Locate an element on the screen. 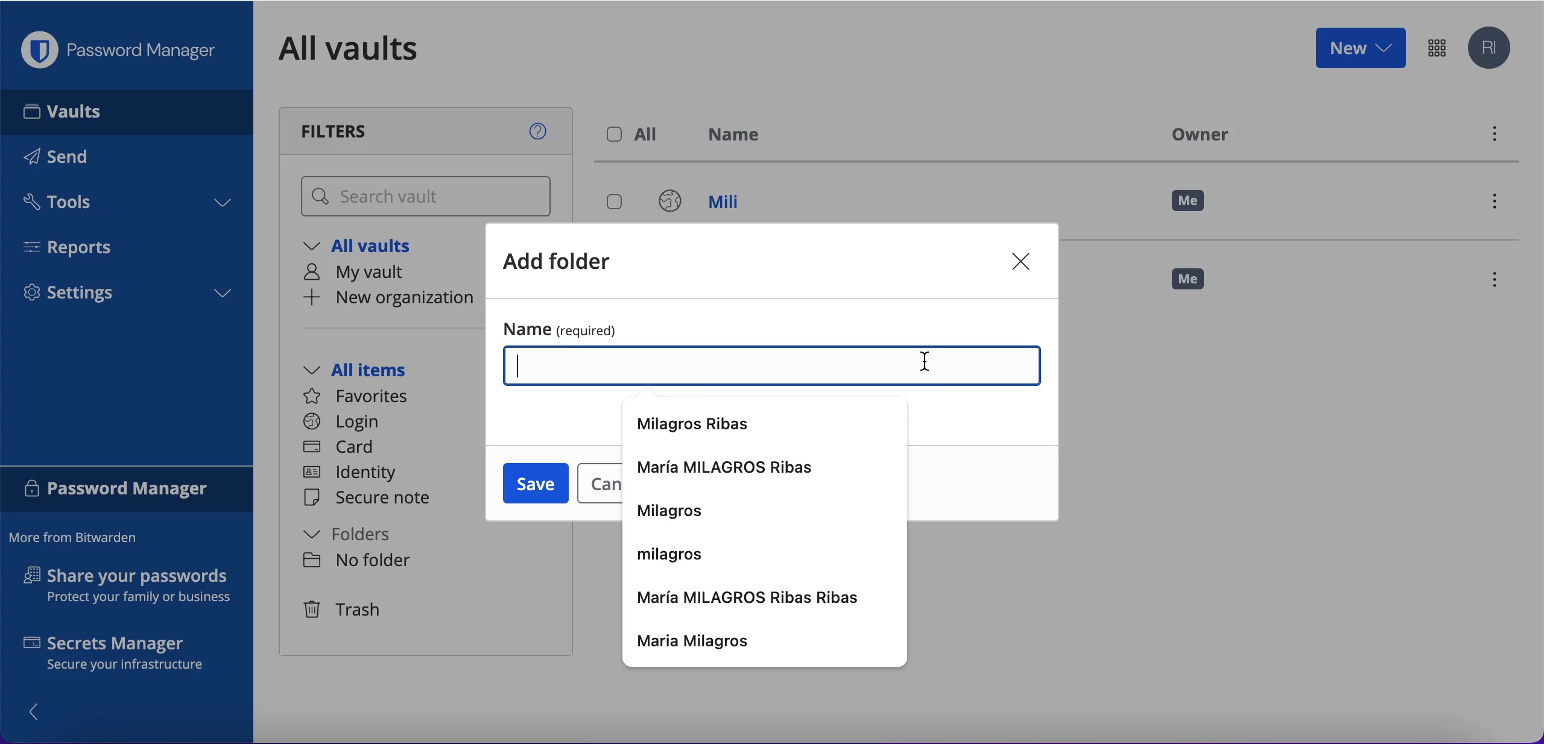 The image size is (1544, 744). add folder is located at coordinates (572, 264).